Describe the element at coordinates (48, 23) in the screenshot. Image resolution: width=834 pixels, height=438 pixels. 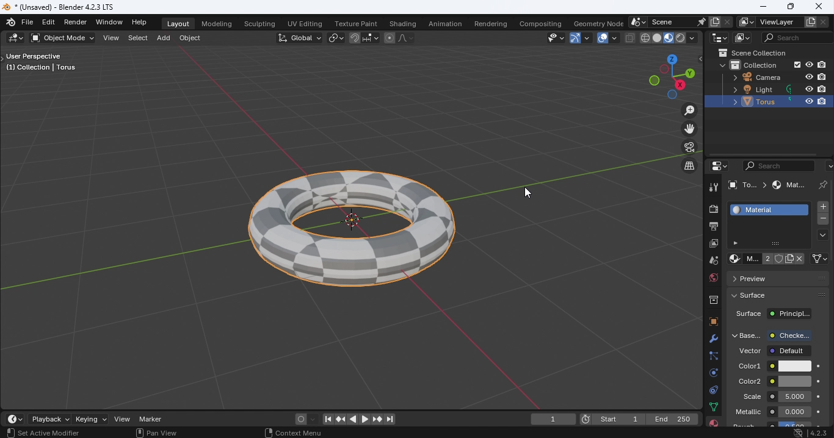
I see `Edit` at that location.